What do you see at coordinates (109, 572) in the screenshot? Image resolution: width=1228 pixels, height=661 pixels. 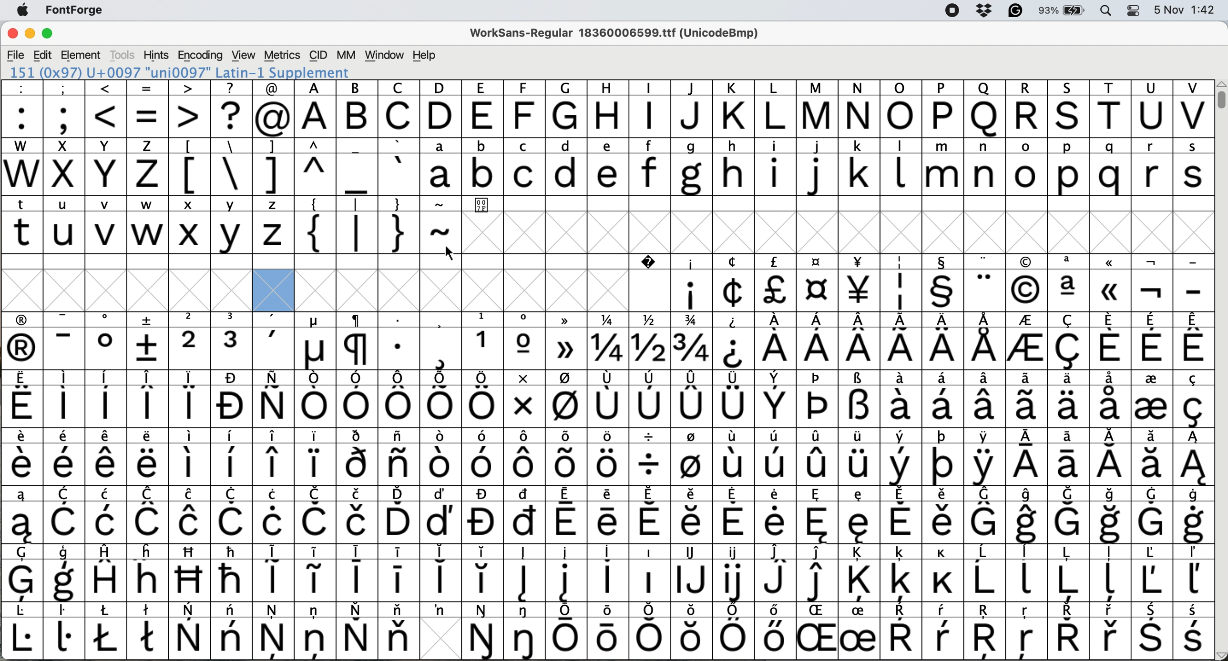 I see `symbol` at bounding box center [109, 572].